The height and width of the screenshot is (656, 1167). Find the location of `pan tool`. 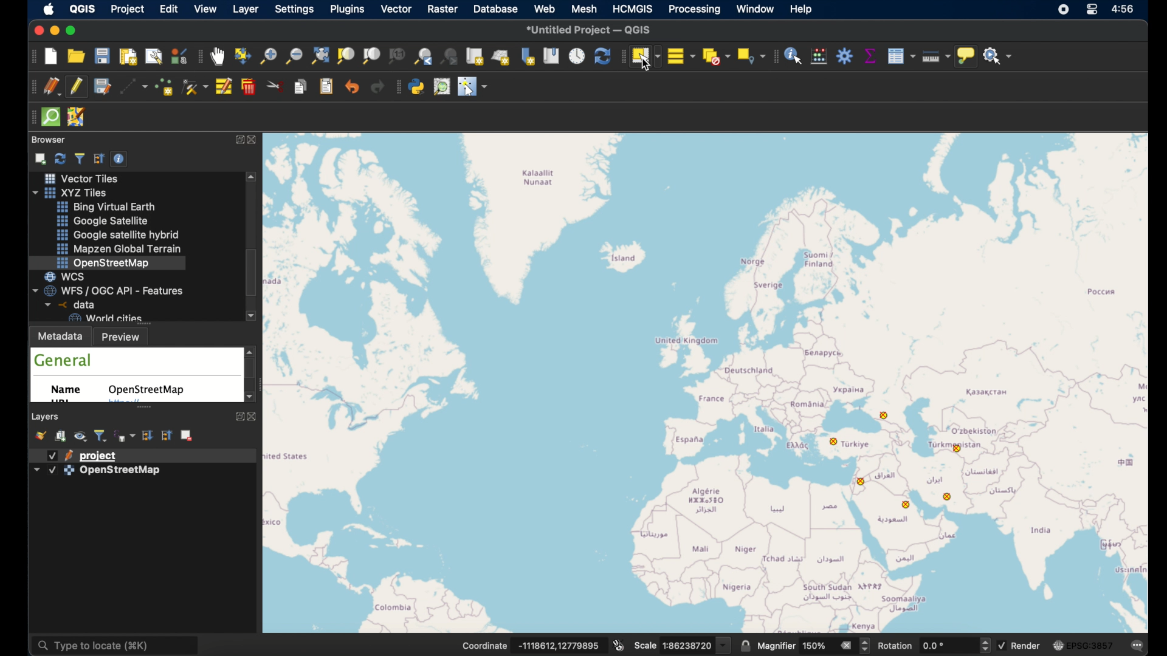

pan tool is located at coordinates (218, 56).